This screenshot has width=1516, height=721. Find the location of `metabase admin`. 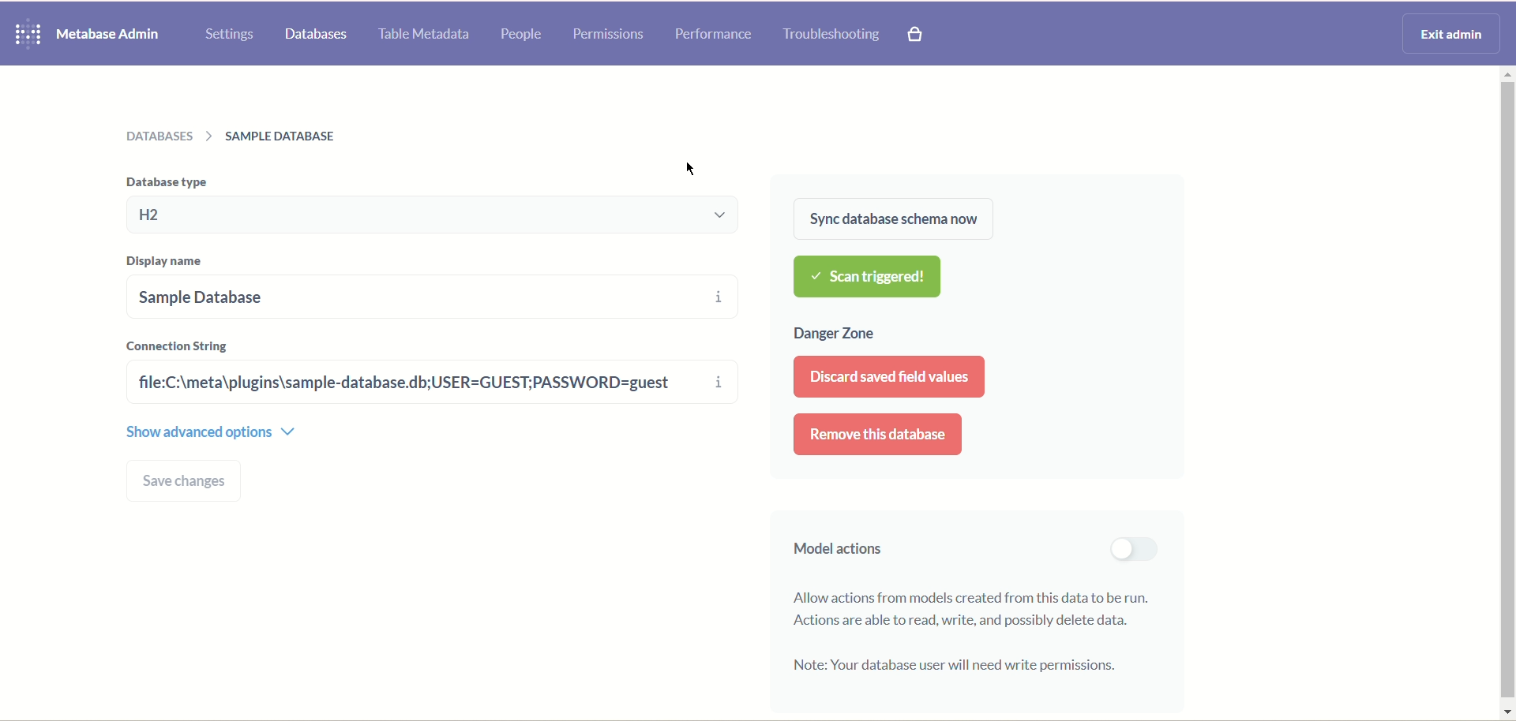

metabase admin is located at coordinates (110, 34).